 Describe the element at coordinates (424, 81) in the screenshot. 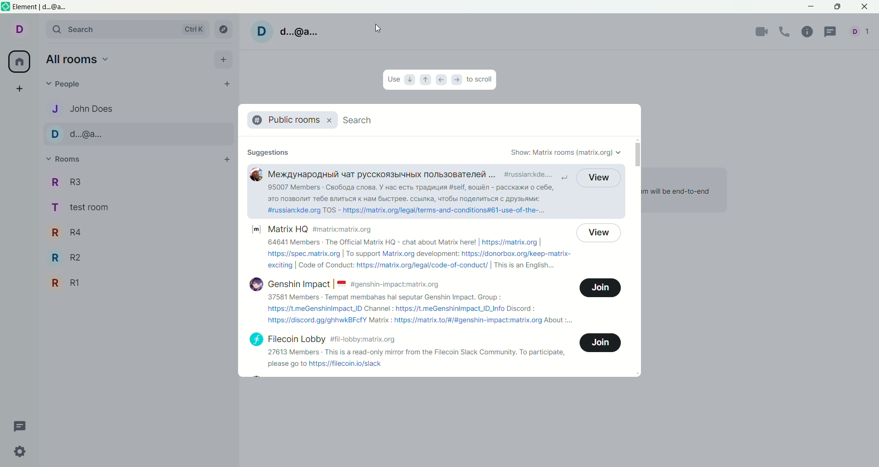

I see `up arrow` at that location.